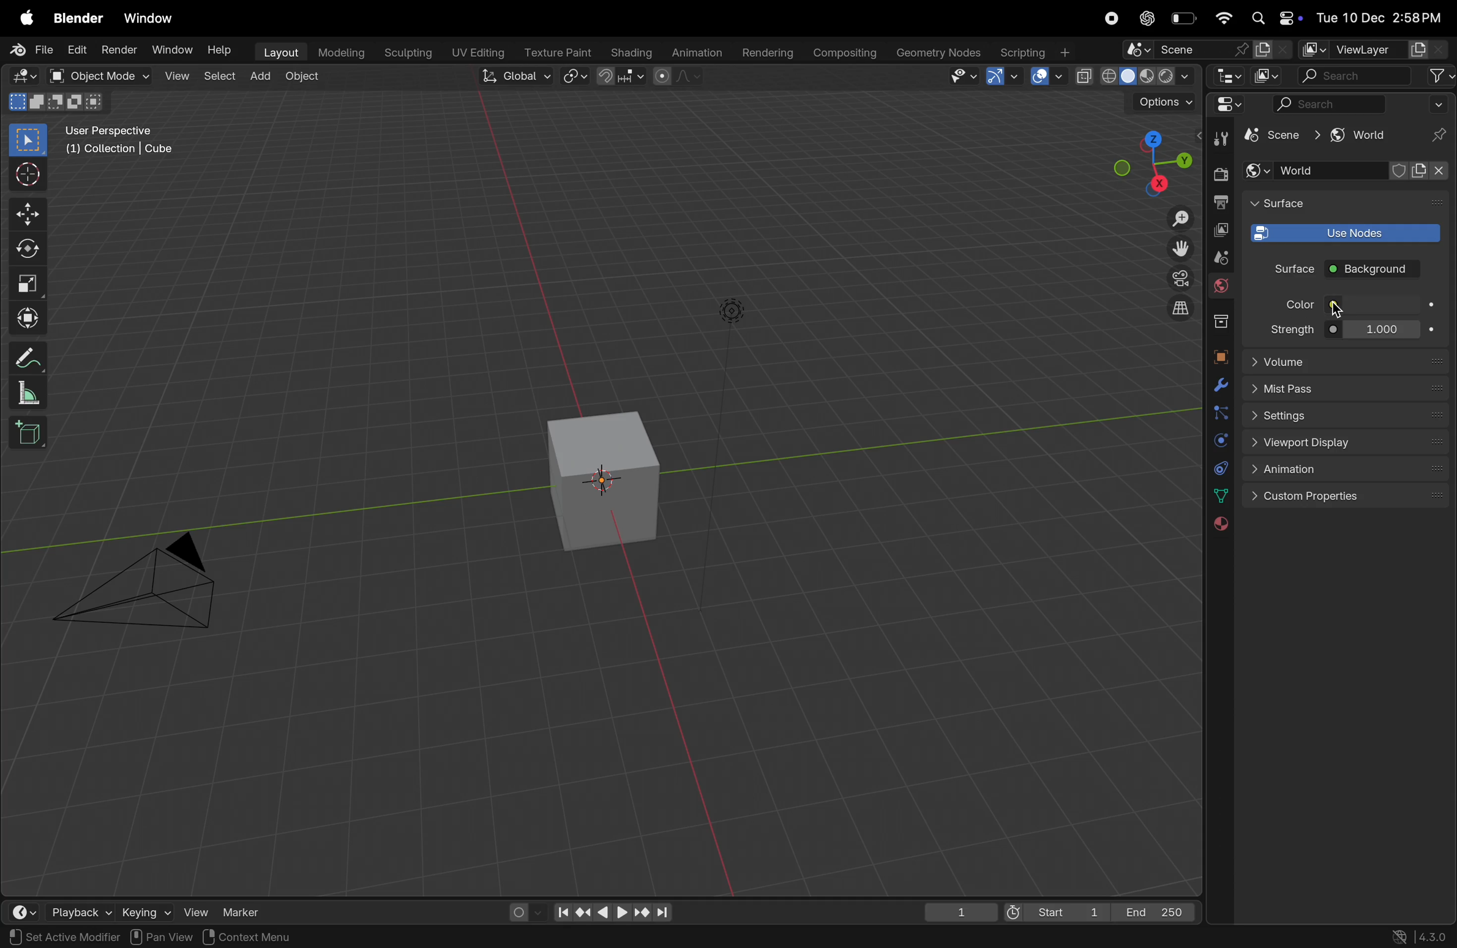  I want to click on search, so click(1352, 76).